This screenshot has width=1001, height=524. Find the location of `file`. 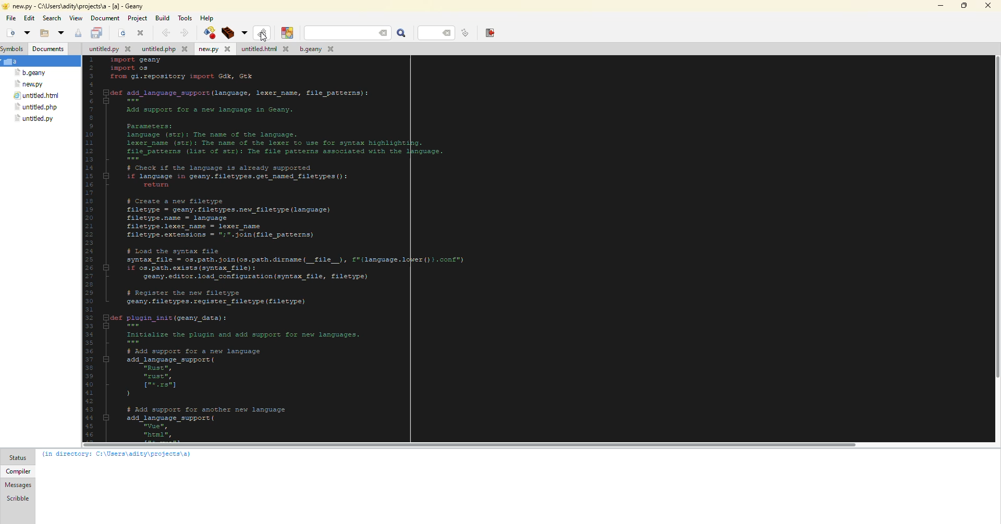

file is located at coordinates (34, 119).